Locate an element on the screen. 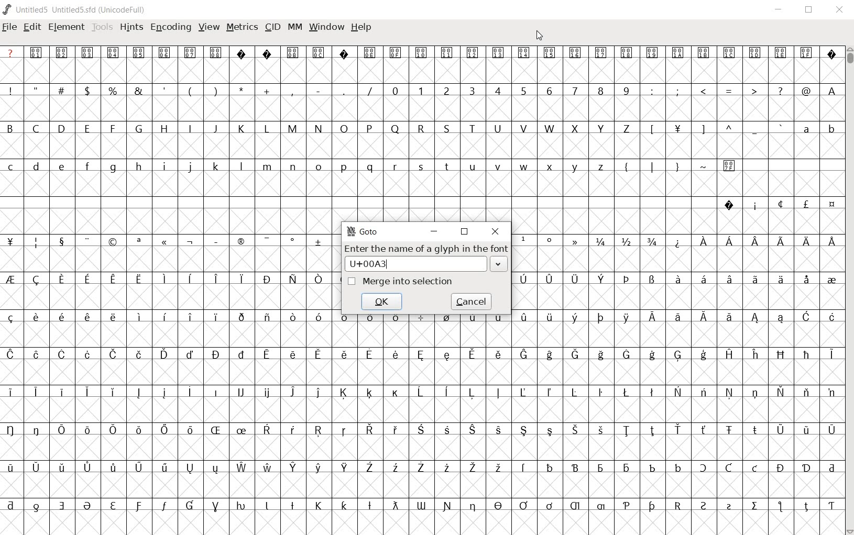  Symbol is located at coordinates (140, 277).